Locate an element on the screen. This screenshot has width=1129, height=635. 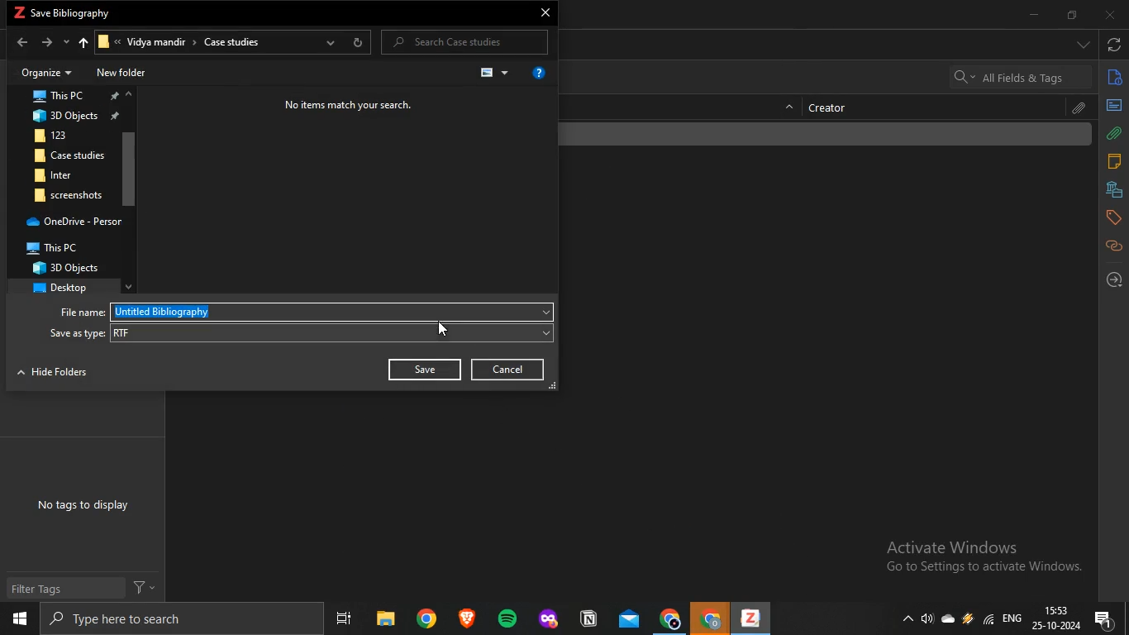
abstract is located at coordinates (1113, 105).